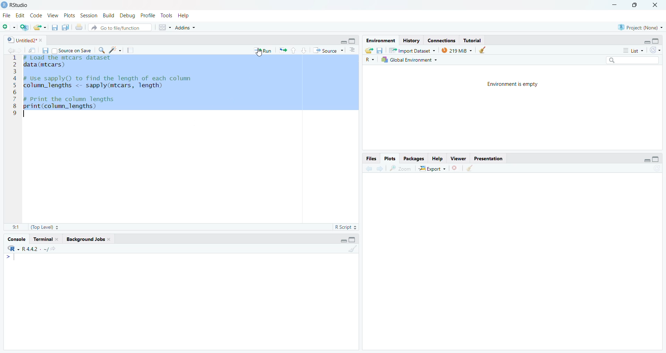  What do you see at coordinates (8, 15) in the screenshot?
I see `File` at bounding box center [8, 15].